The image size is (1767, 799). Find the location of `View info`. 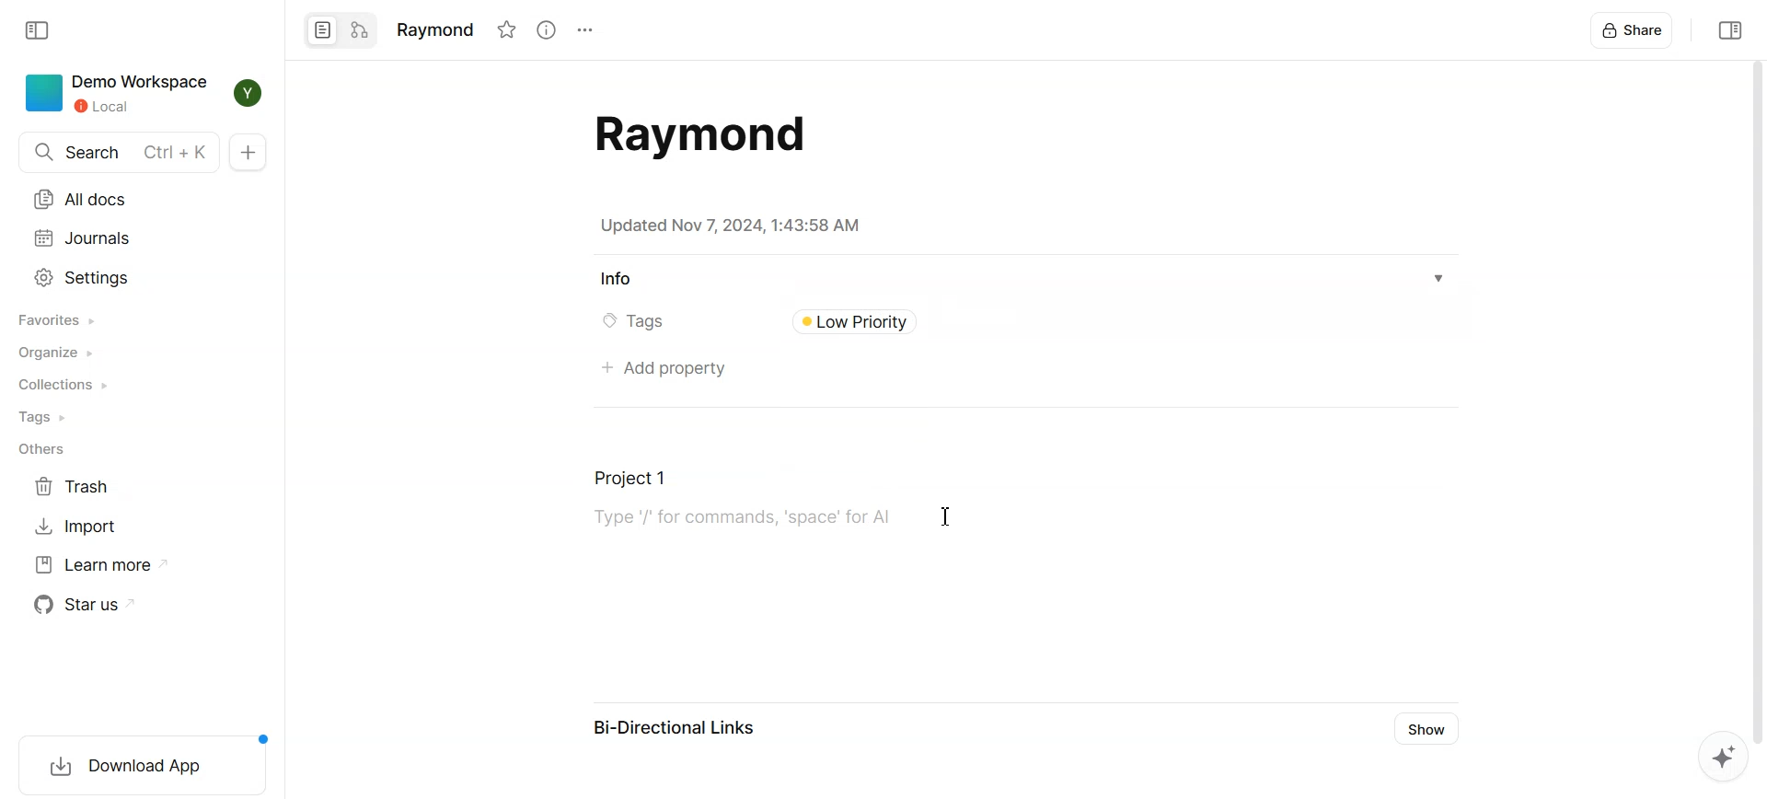

View info is located at coordinates (545, 29).